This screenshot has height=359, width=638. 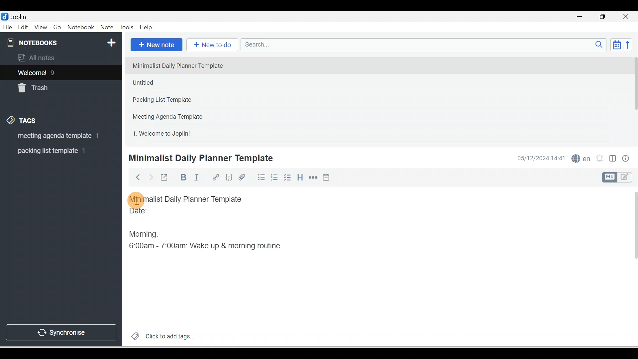 What do you see at coordinates (192, 199) in the screenshot?
I see `Minimalist Daily Planner Template` at bounding box center [192, 199].